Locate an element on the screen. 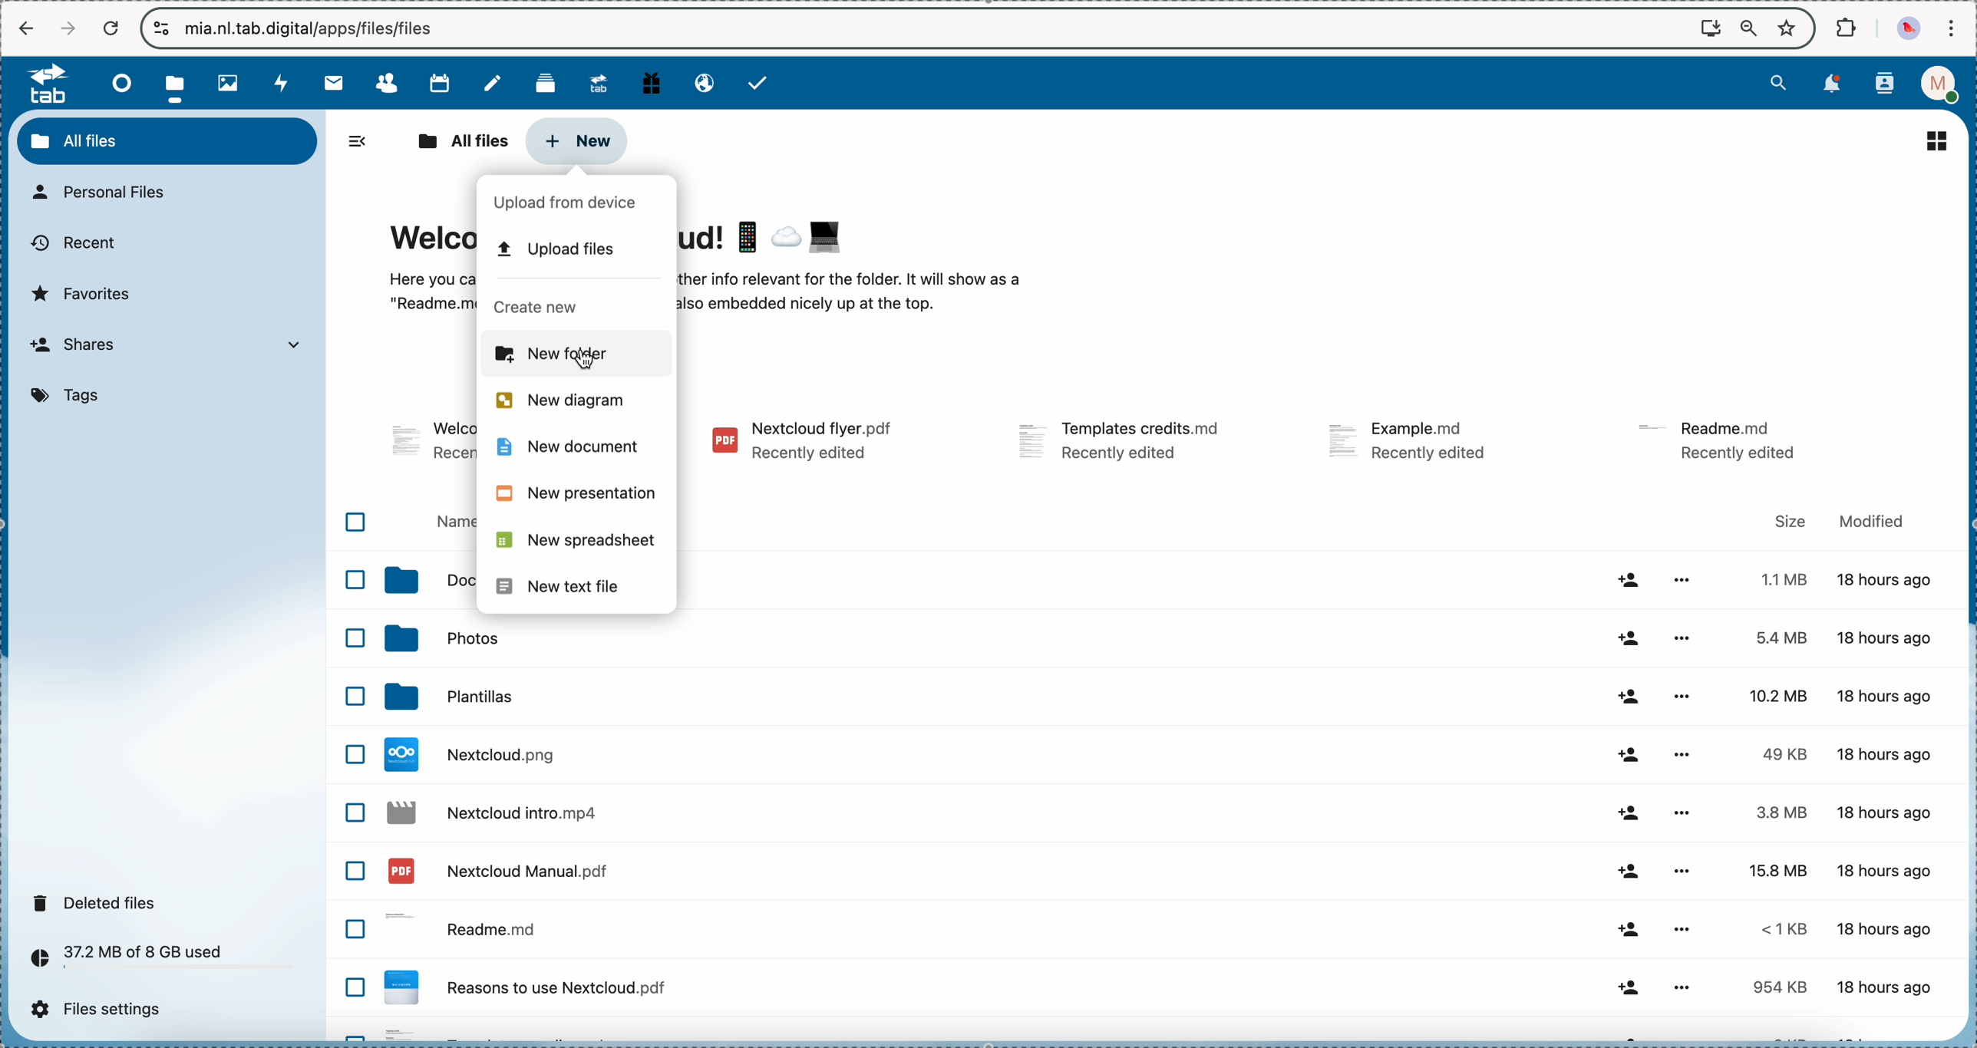 The width and height of the screenshot is (1977, 1048). welcome to Nextcloud is located at coordinates (860, 269).